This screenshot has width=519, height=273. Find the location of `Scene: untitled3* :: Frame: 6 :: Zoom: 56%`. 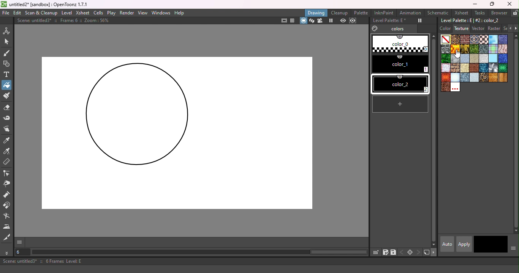

Scene: untitled3* :: Frame: 6 :: Zoom: 56% is located at coordinates (64, 20).